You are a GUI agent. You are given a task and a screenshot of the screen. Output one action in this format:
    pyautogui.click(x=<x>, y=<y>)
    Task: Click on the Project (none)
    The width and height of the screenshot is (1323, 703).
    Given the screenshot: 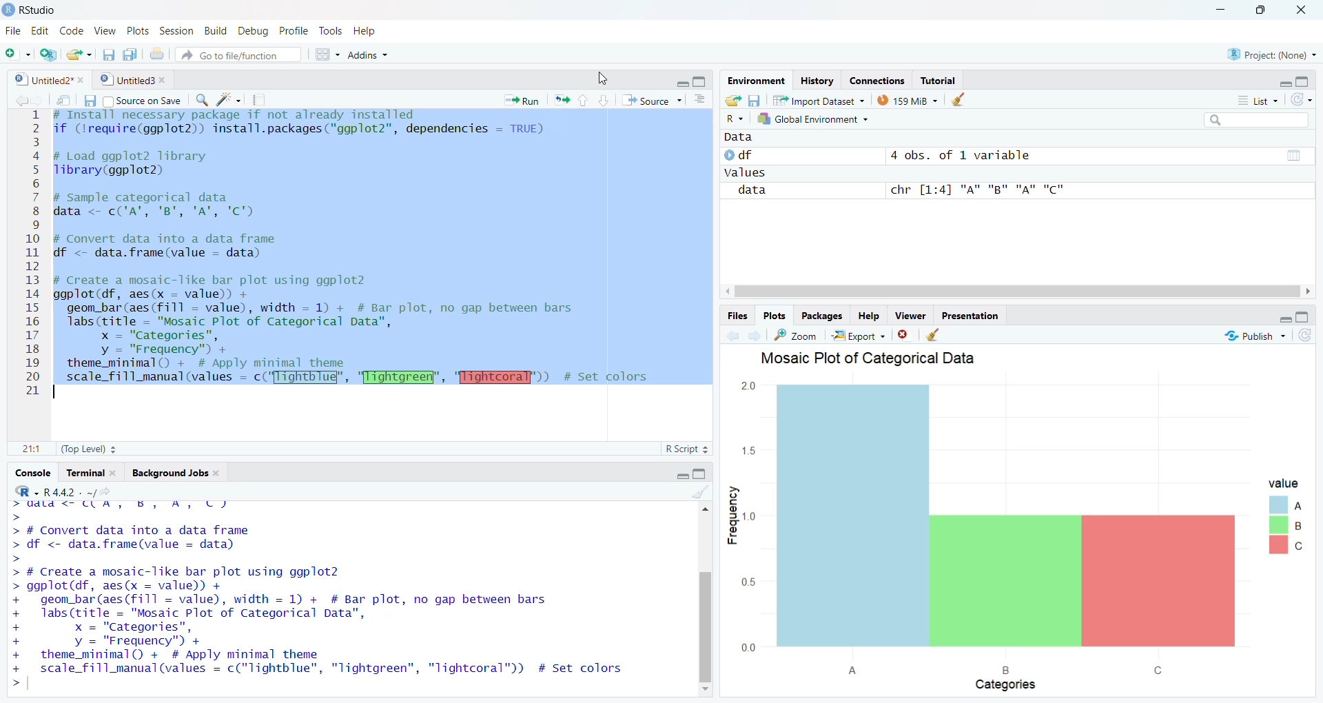 What is the action you would take?
    pyautogui.click(x=1271, y=53)
    